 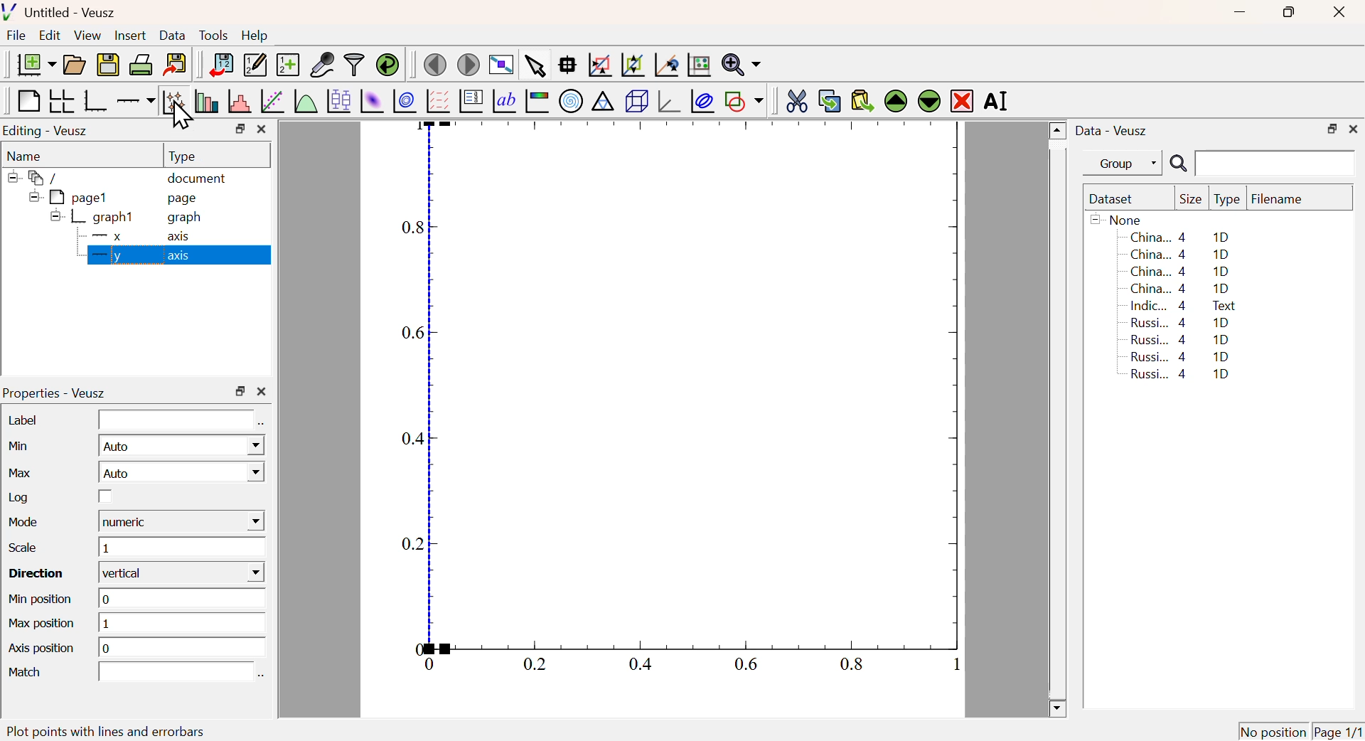 I want to click on China... 4 1D, so click(x=1182, y=272).